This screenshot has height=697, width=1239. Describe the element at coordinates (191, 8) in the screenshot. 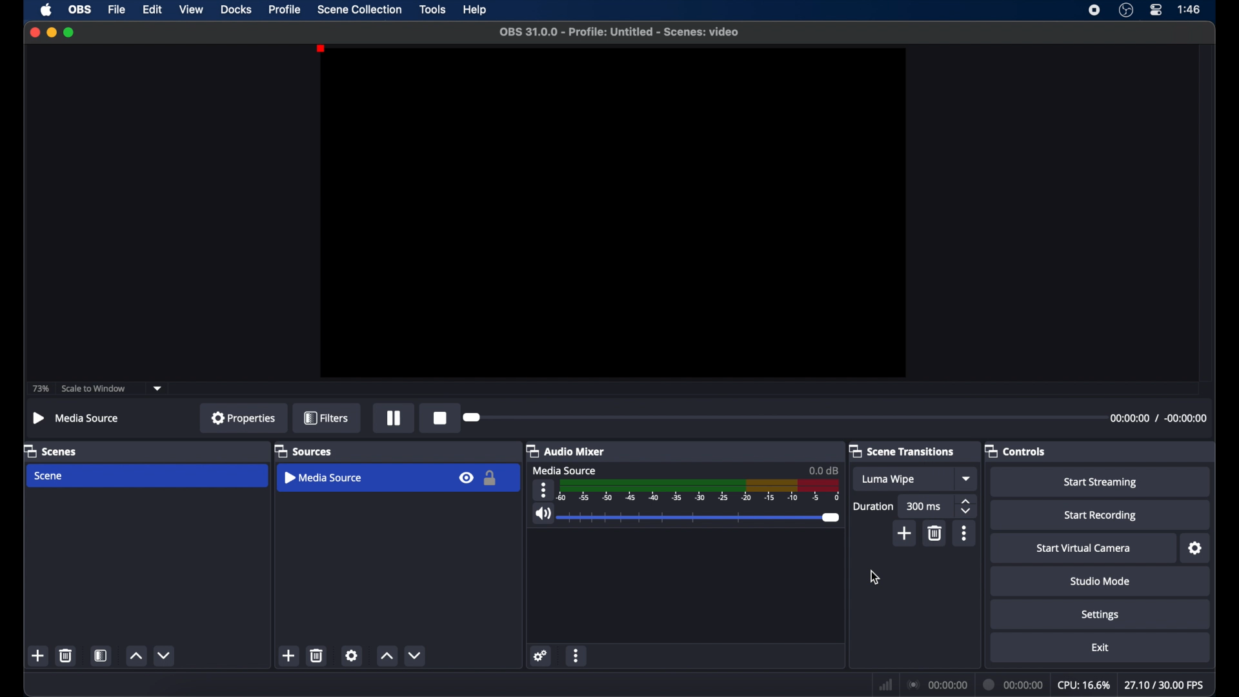

I see `view` at that location.